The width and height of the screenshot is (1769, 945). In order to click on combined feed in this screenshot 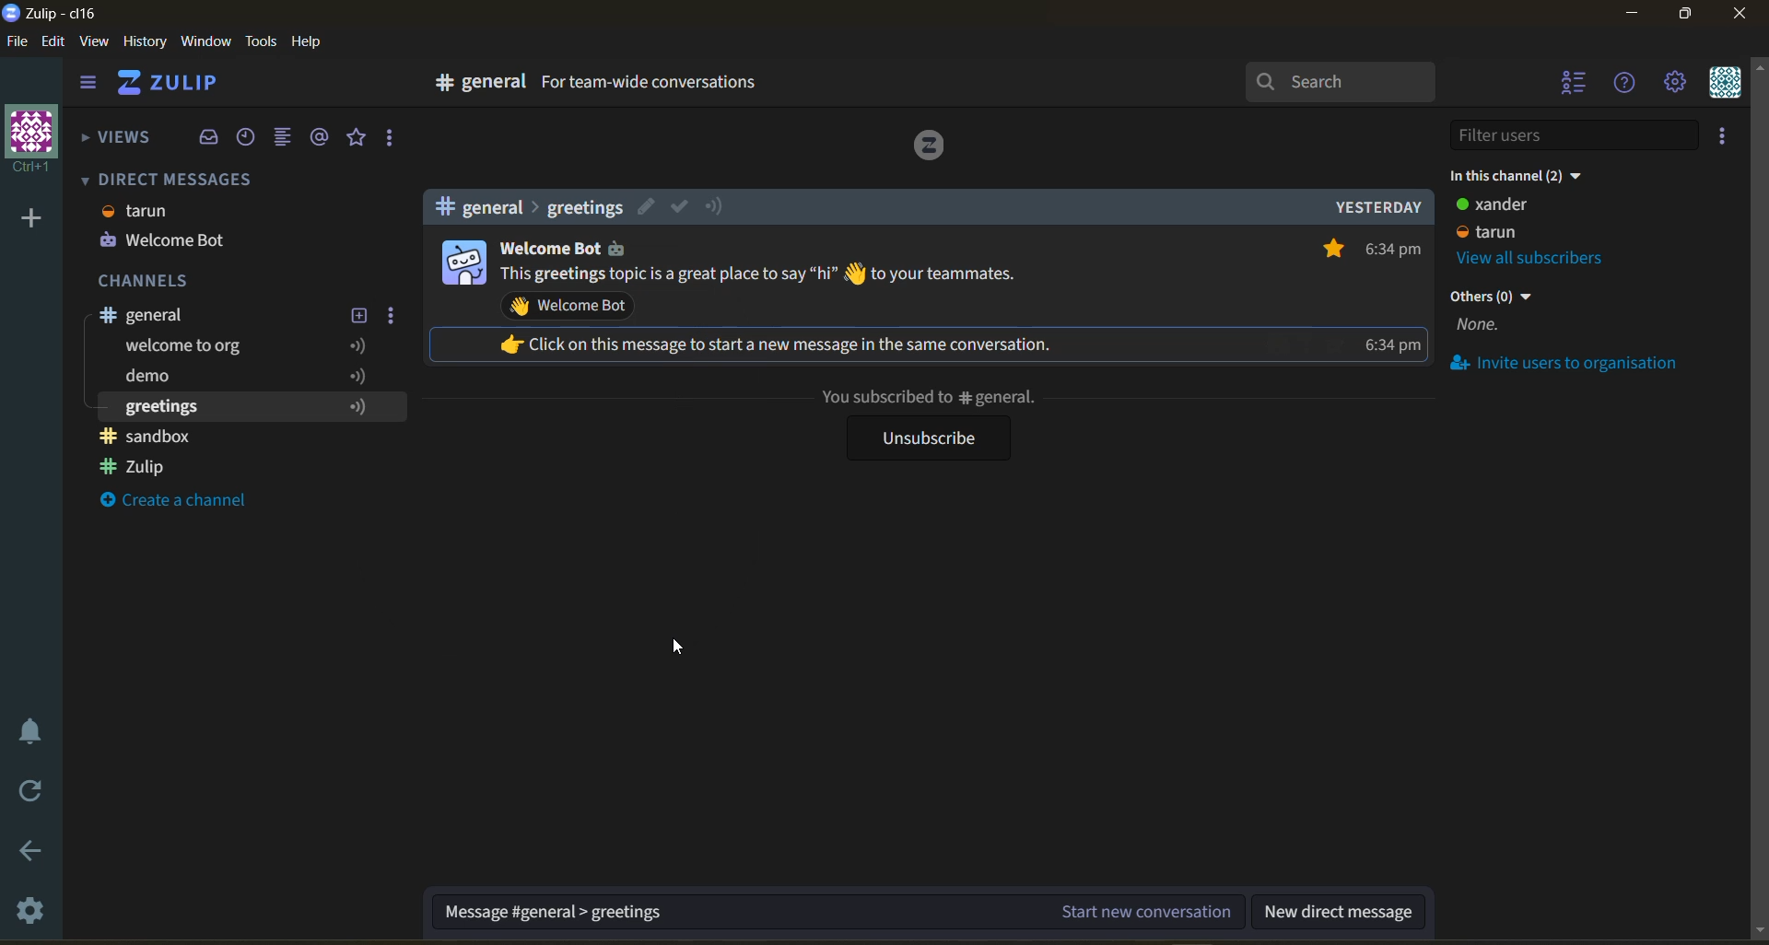, I will do `click(283, 137)`.